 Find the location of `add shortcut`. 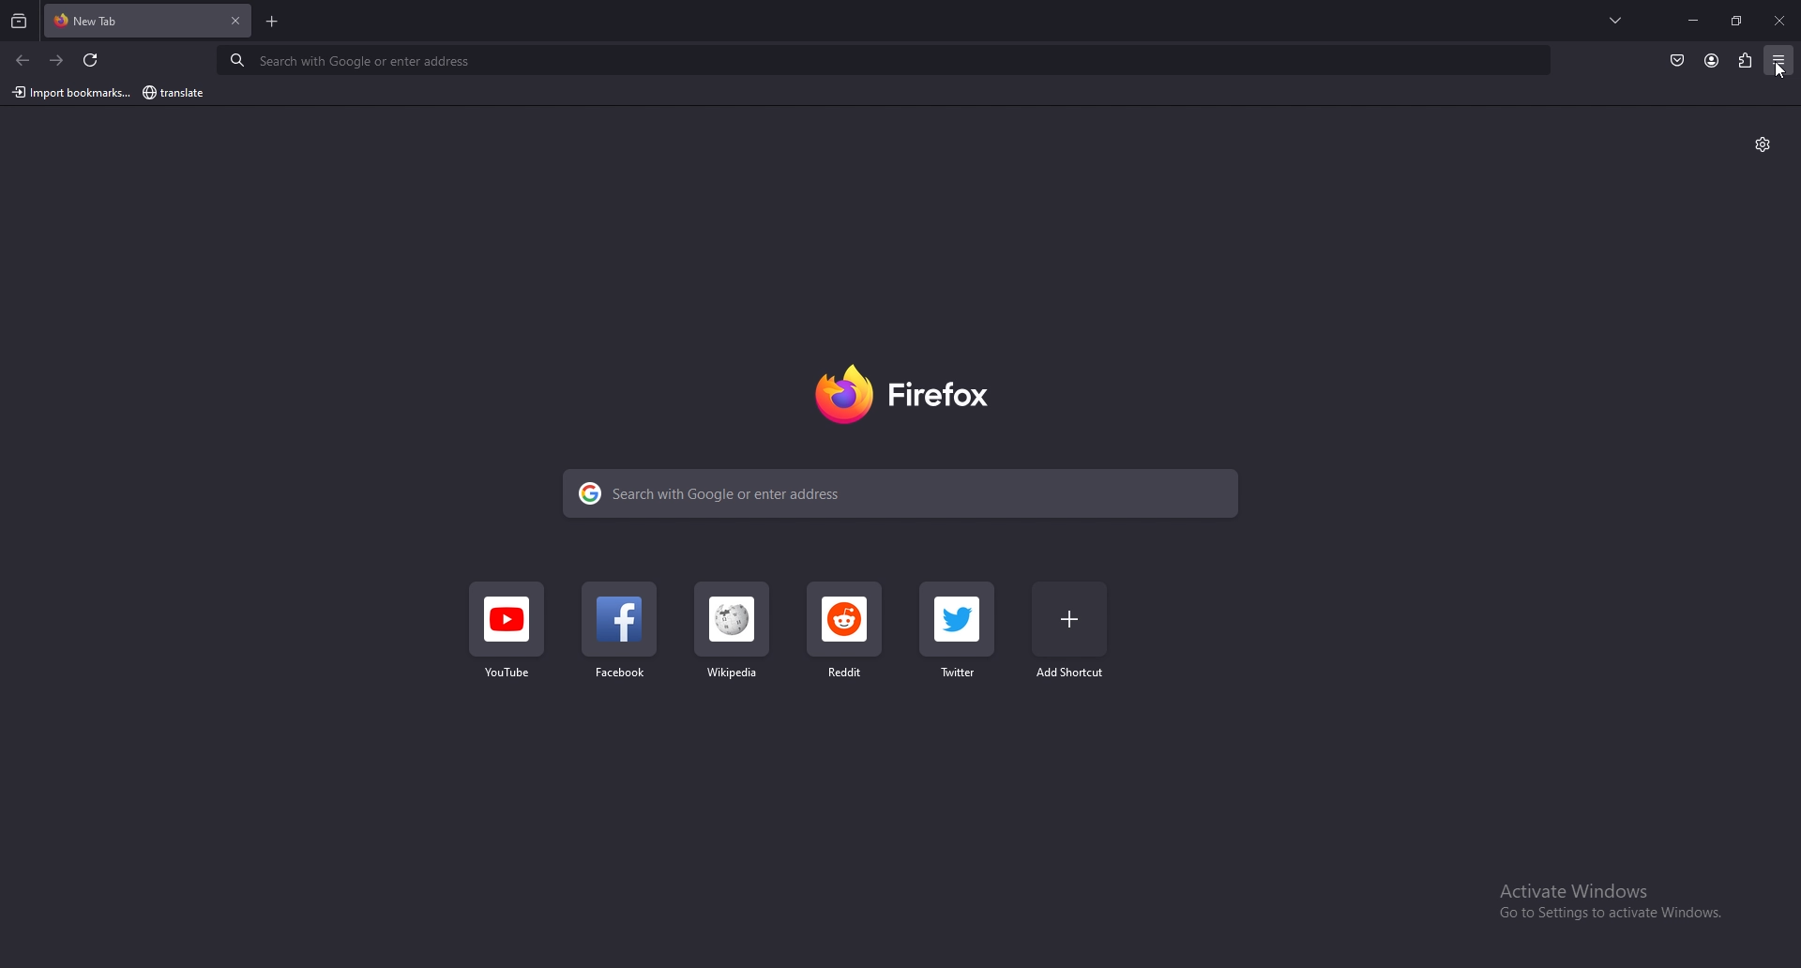

add shortcut is located at coordinates (1071, 634).